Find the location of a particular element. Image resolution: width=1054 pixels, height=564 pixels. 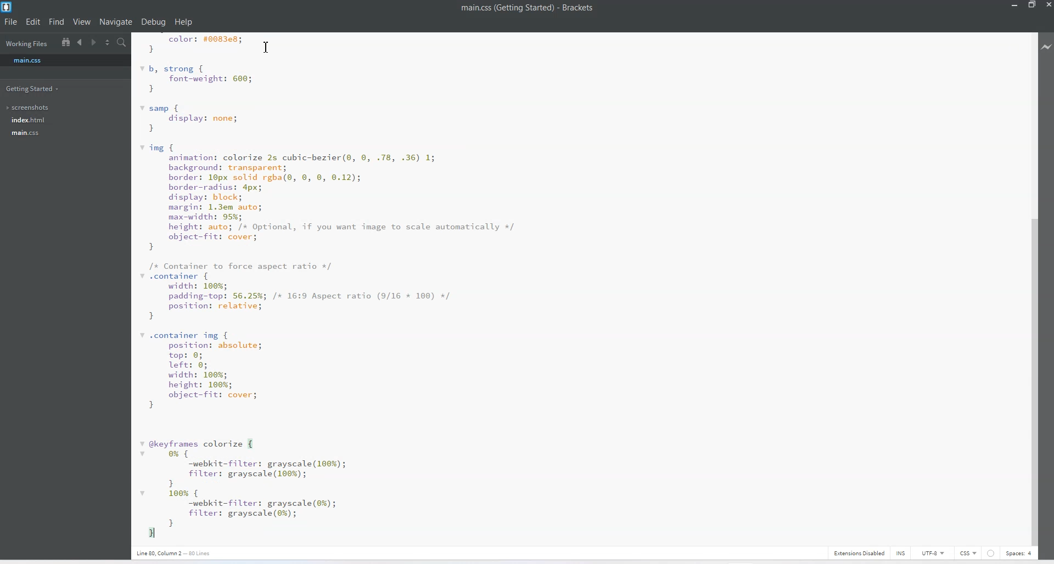

Show in the file tree is located at coordinates (66, 42).